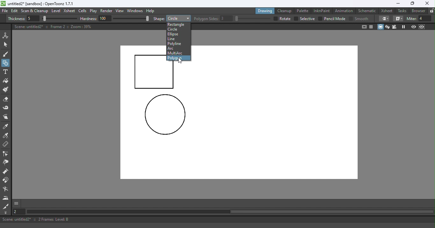  What do you see at coordinates (398, 4) in the screenshot?
I see `Minimize` at bounding box center [398, 4].